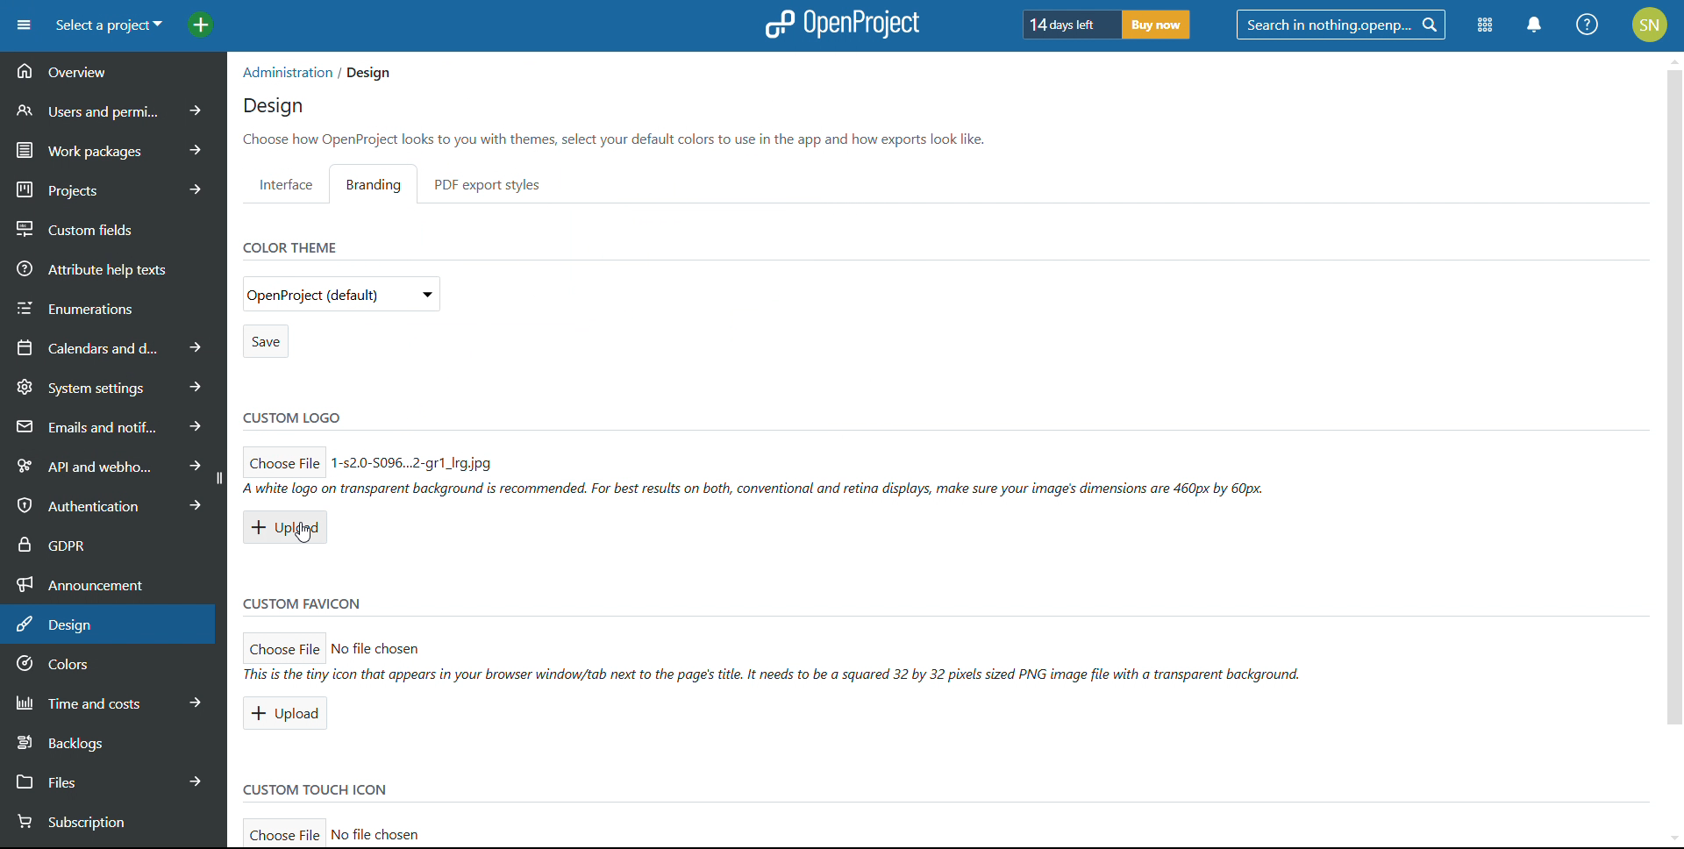 The width and height of the screenshot is (1684, 849). What do you see at coordinates (111, 665) in the screenshot?
I see `colors` at bounding box center [111, 665].